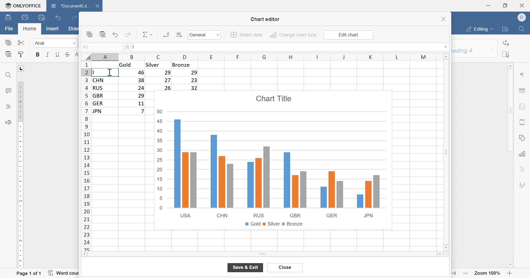 The image size is (530, 278). Describe the element at coordinates (524, 185) in the screenshot. I see `signature settings` at that location.